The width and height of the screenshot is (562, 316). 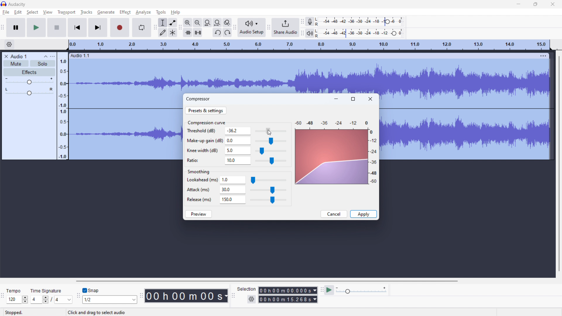 I want to click on play at speed, so click(x=329, y=290).